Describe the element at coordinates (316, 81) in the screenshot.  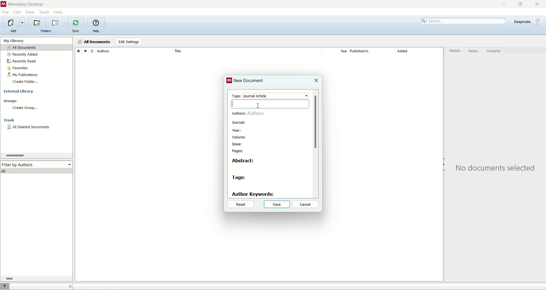
I see `close` at that location.